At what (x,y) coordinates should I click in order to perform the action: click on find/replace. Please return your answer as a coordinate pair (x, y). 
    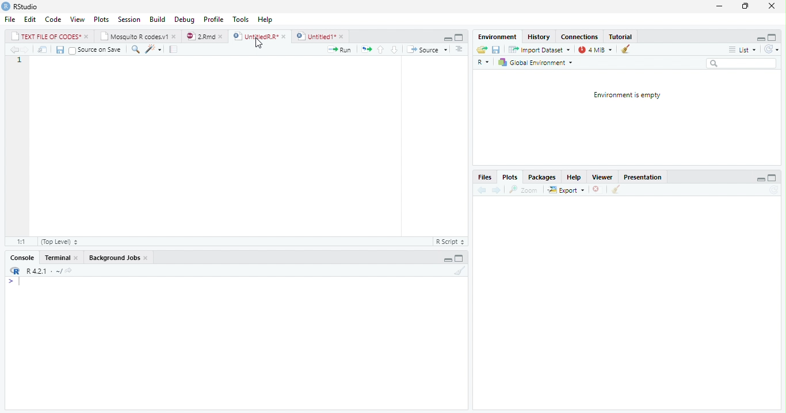
    Looking at the image, I should click on (135, 50).